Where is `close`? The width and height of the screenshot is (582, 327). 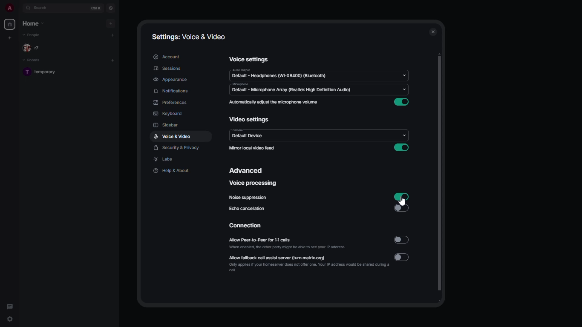 close is located at coordinates (432, 32).